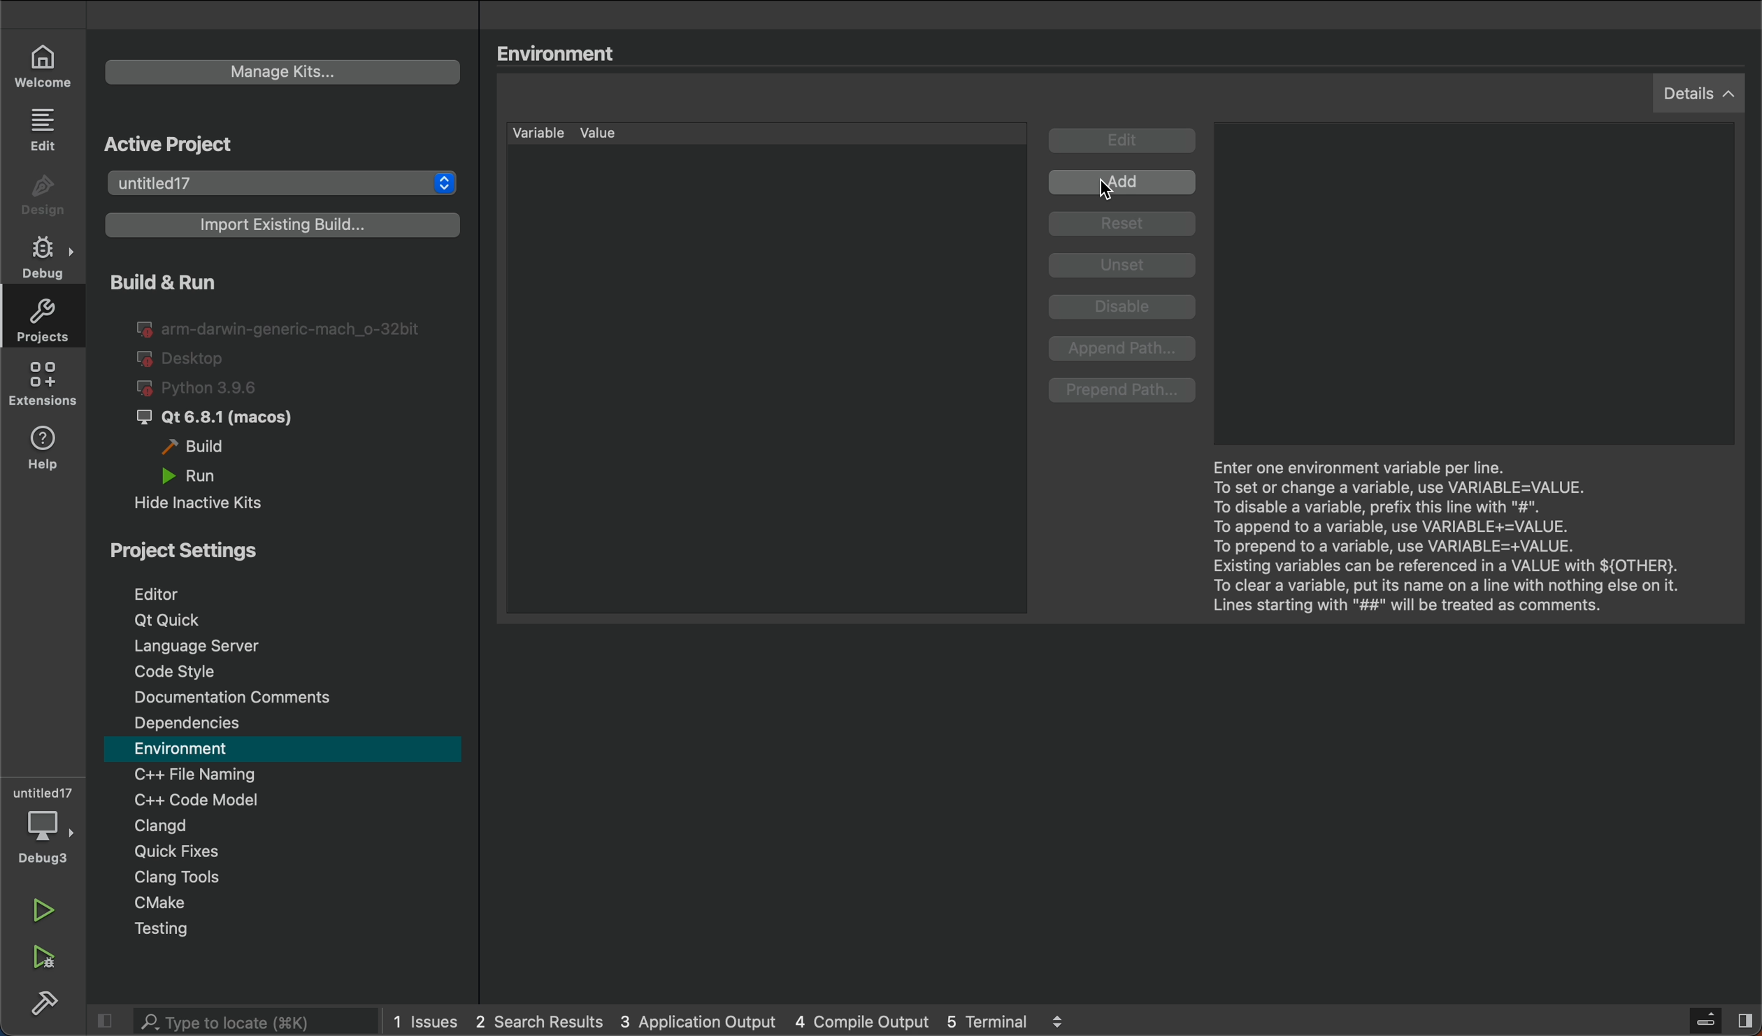 This screenshot has height=1036, width=1762. What do you see at coordinates (540, 1022) in the screenshot?
I see `2 search results` at bounding box center [540, 1022].